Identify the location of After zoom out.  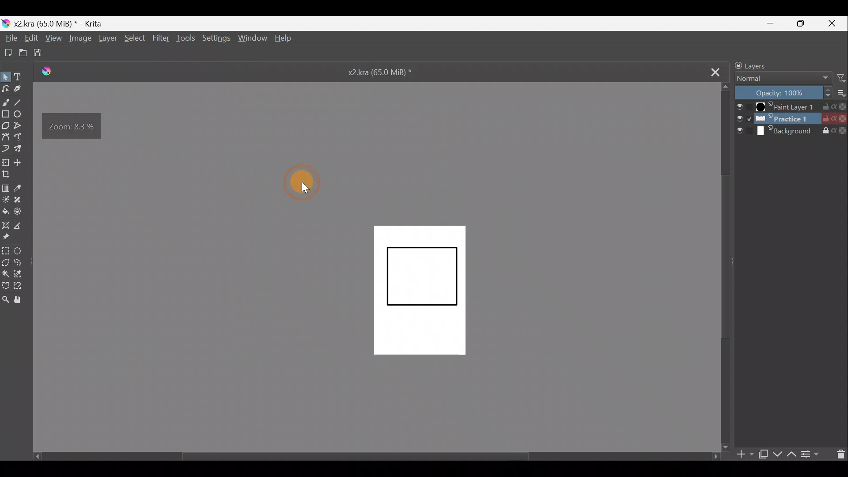
(420, 290).